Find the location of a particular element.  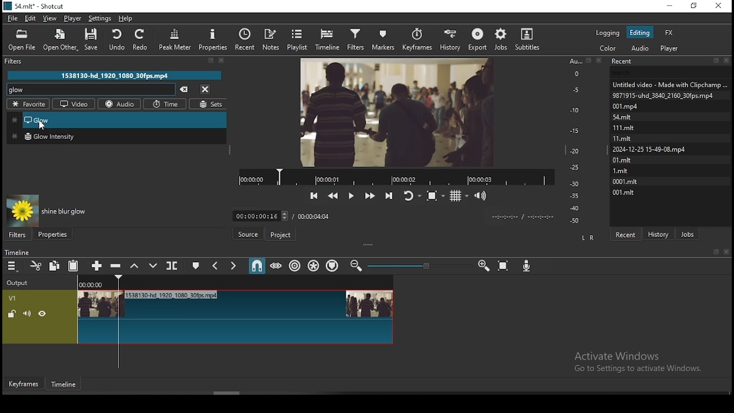

ripple delete is located at coordinates (115, 265).